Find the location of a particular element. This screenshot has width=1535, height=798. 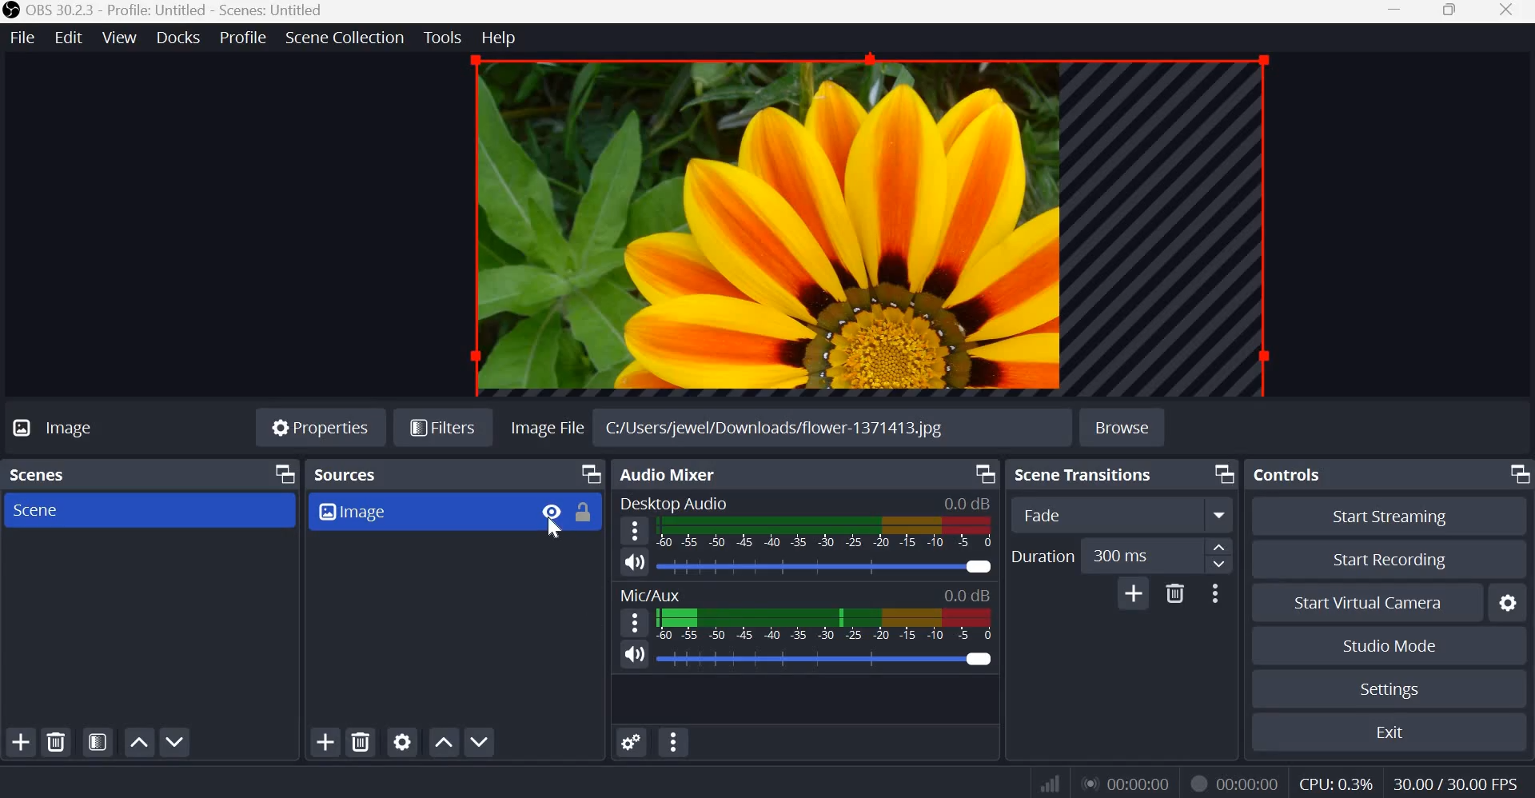

Scene transitions is located at coordinates (1081, 476).